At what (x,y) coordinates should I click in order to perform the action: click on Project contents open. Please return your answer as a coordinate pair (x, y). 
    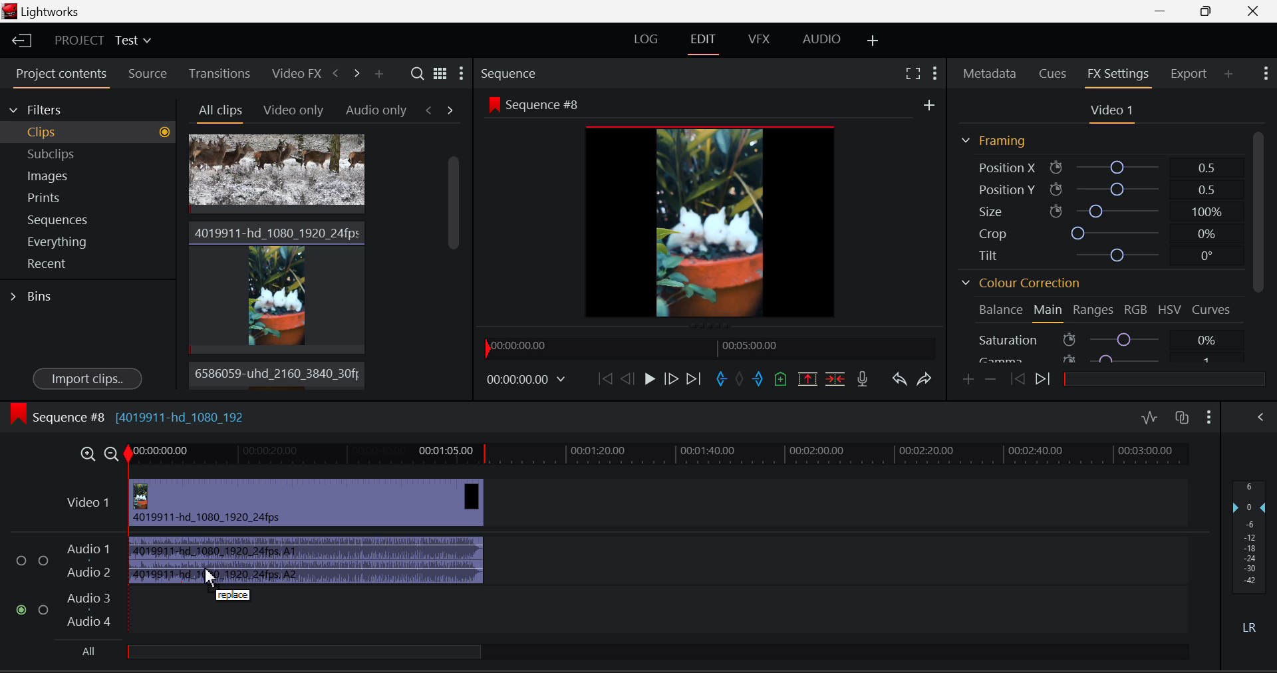
    Looking at the image, I should click on (59, 78).